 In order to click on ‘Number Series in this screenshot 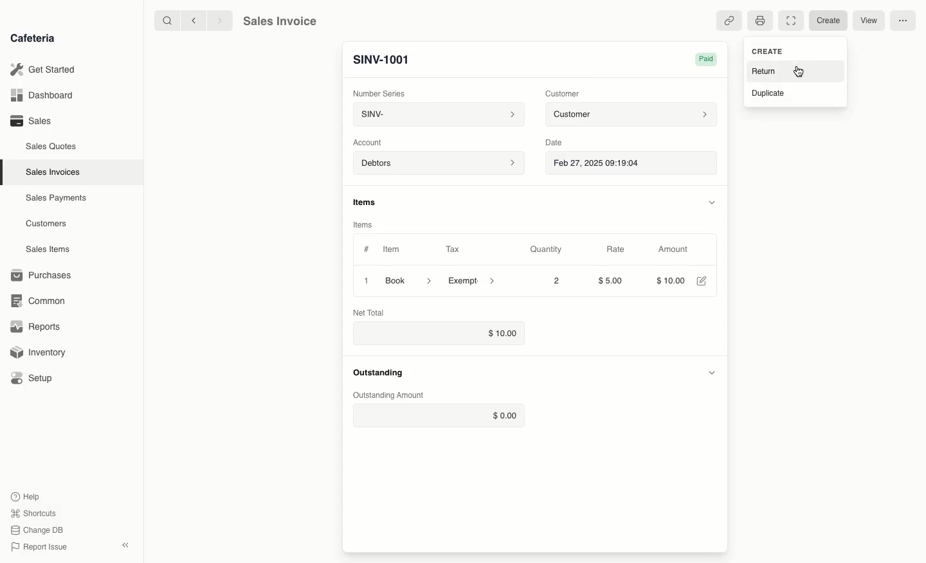, I will do `click(379, 92)`.